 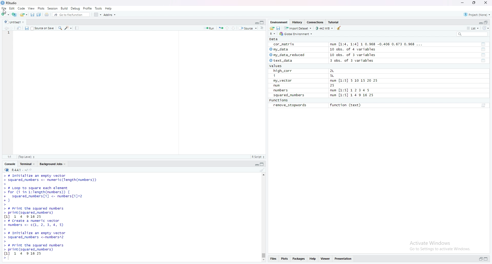 What do you see at coordinates (23, 15) in the screenshot?
I see `open an existing file` at bounding box center [23, 15].